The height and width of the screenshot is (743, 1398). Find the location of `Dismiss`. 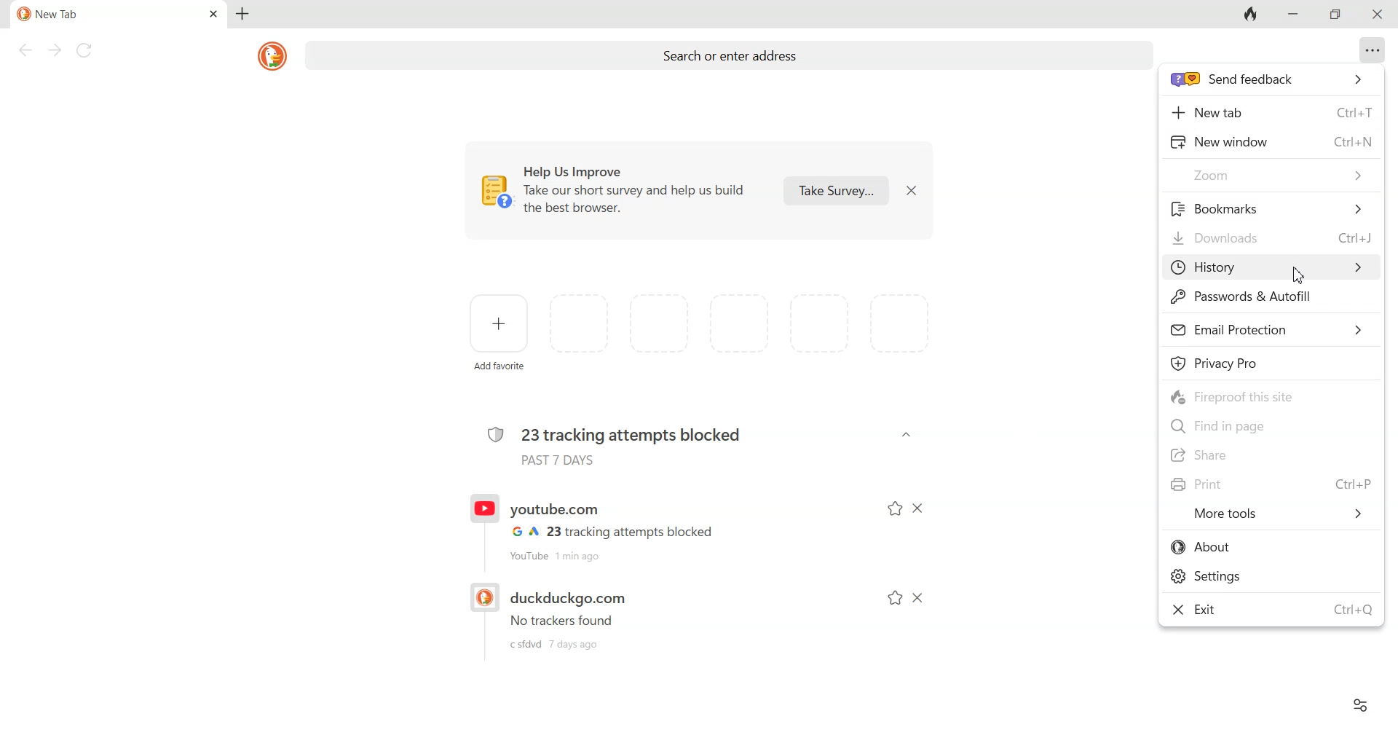

Dismiss is located at coordinates (910, 190).